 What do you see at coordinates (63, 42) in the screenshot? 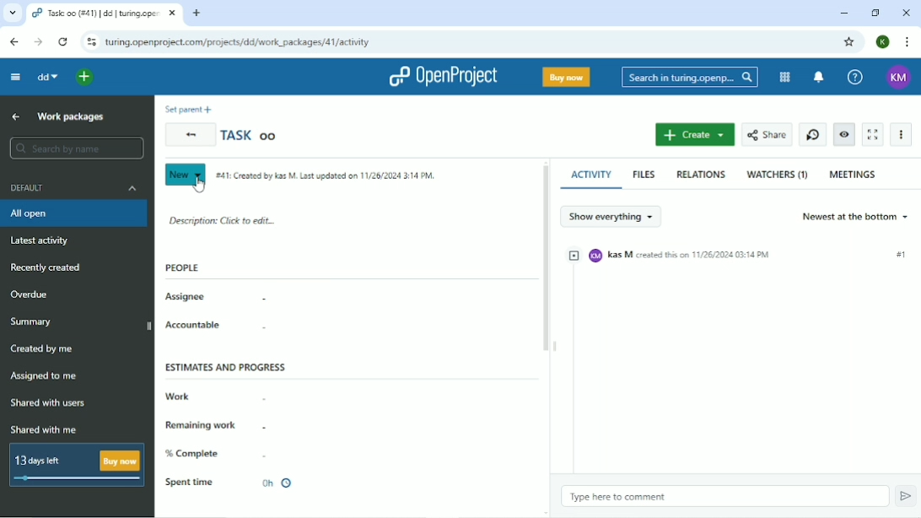
I see `Reload this page` at bounding box center [63, 42].